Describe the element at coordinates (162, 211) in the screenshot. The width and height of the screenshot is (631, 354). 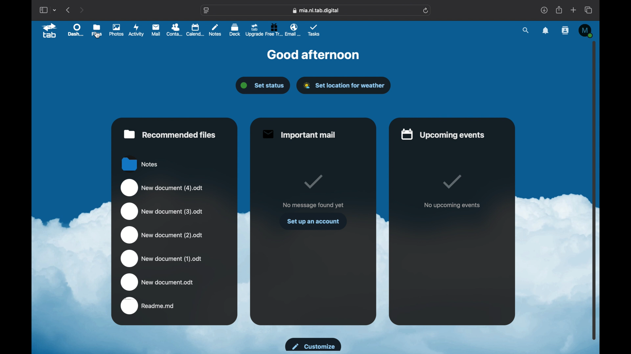
I see `new document` at that location.